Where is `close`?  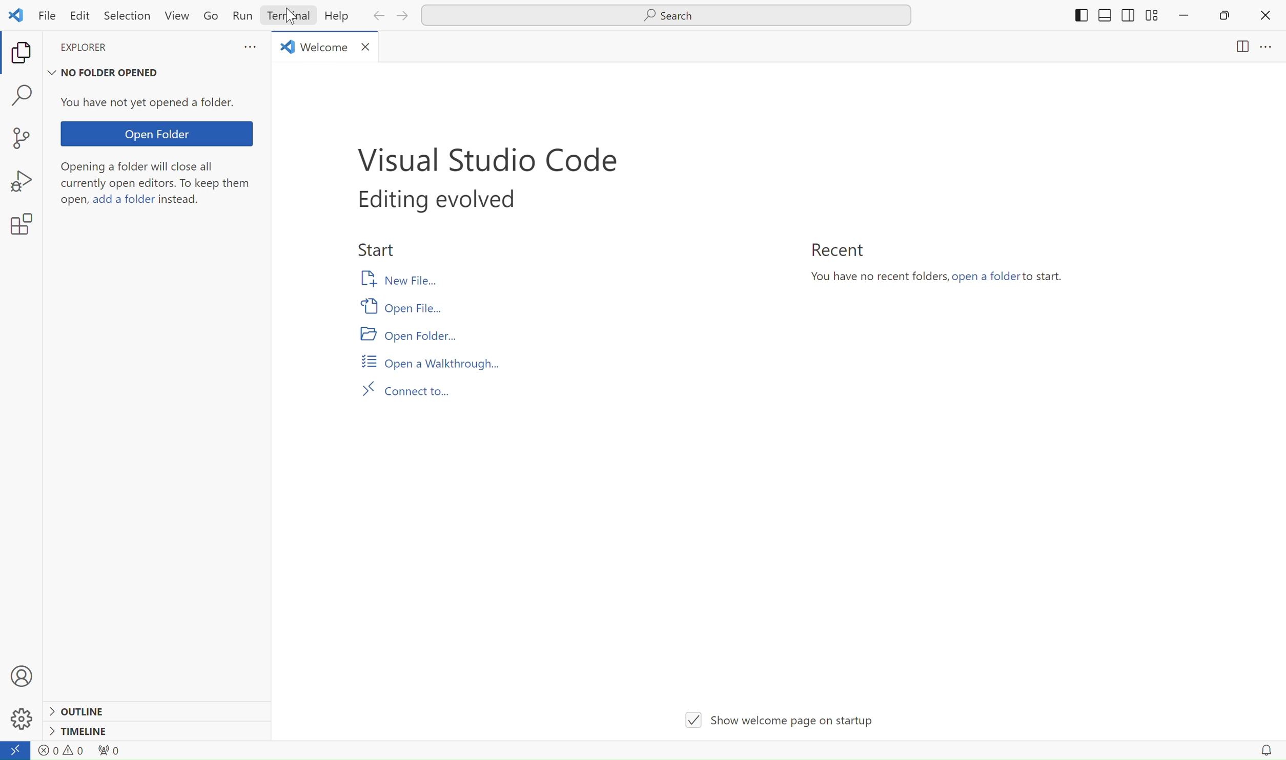 close is located at coordinates (373, 53).